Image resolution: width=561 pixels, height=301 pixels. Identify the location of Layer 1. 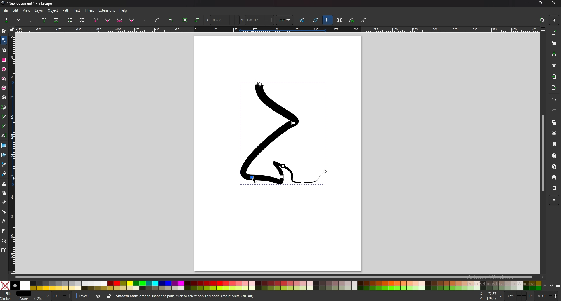
(89, 297).